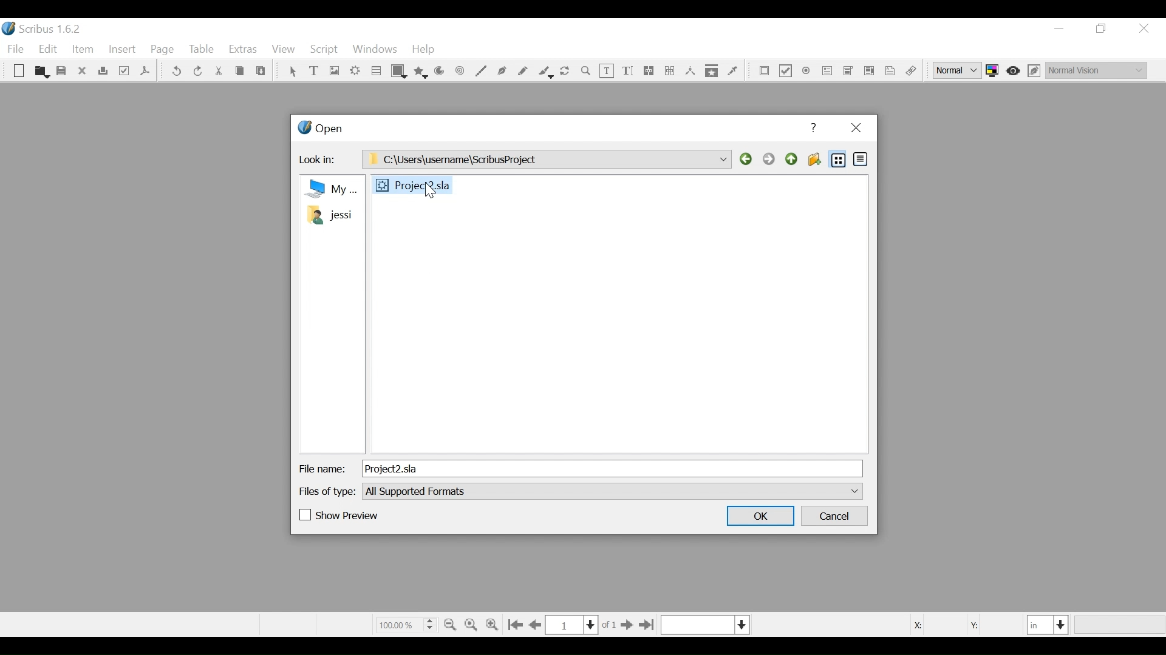 This screenshot has height=655, width=1166. I want to click on Image Frame, so click(333, 72).